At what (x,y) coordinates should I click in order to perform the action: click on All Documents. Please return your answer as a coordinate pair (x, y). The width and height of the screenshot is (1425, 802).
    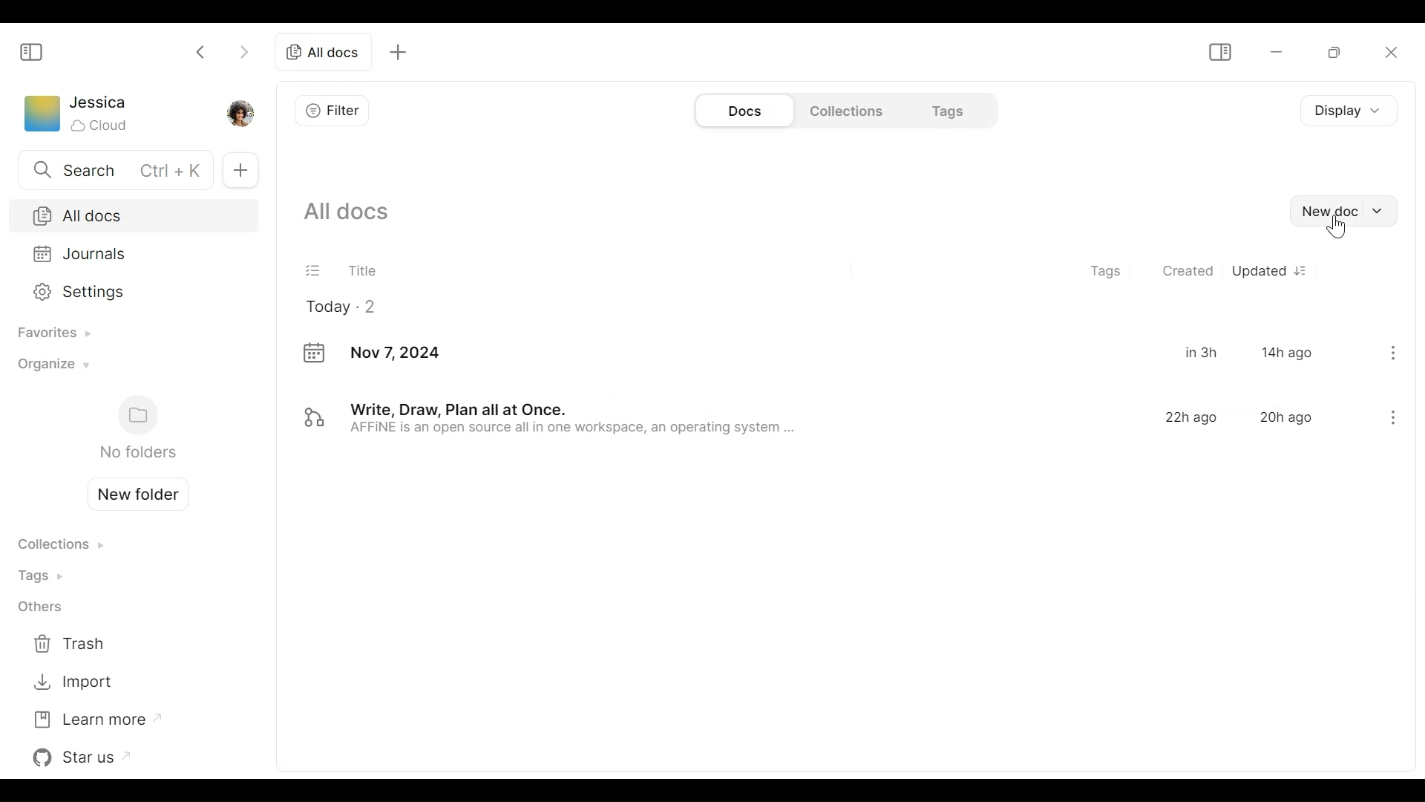
    Looking at the image, I should click on (127, 215).